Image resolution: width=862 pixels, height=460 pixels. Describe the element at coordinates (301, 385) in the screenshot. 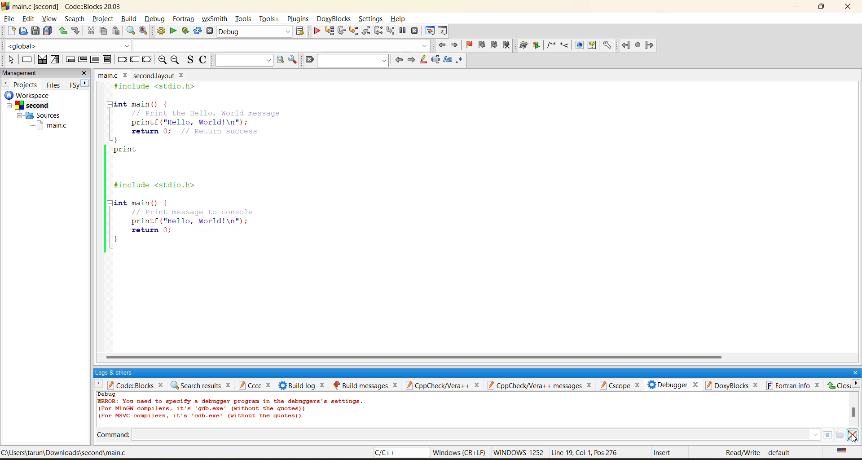

I see `build log` at that location.